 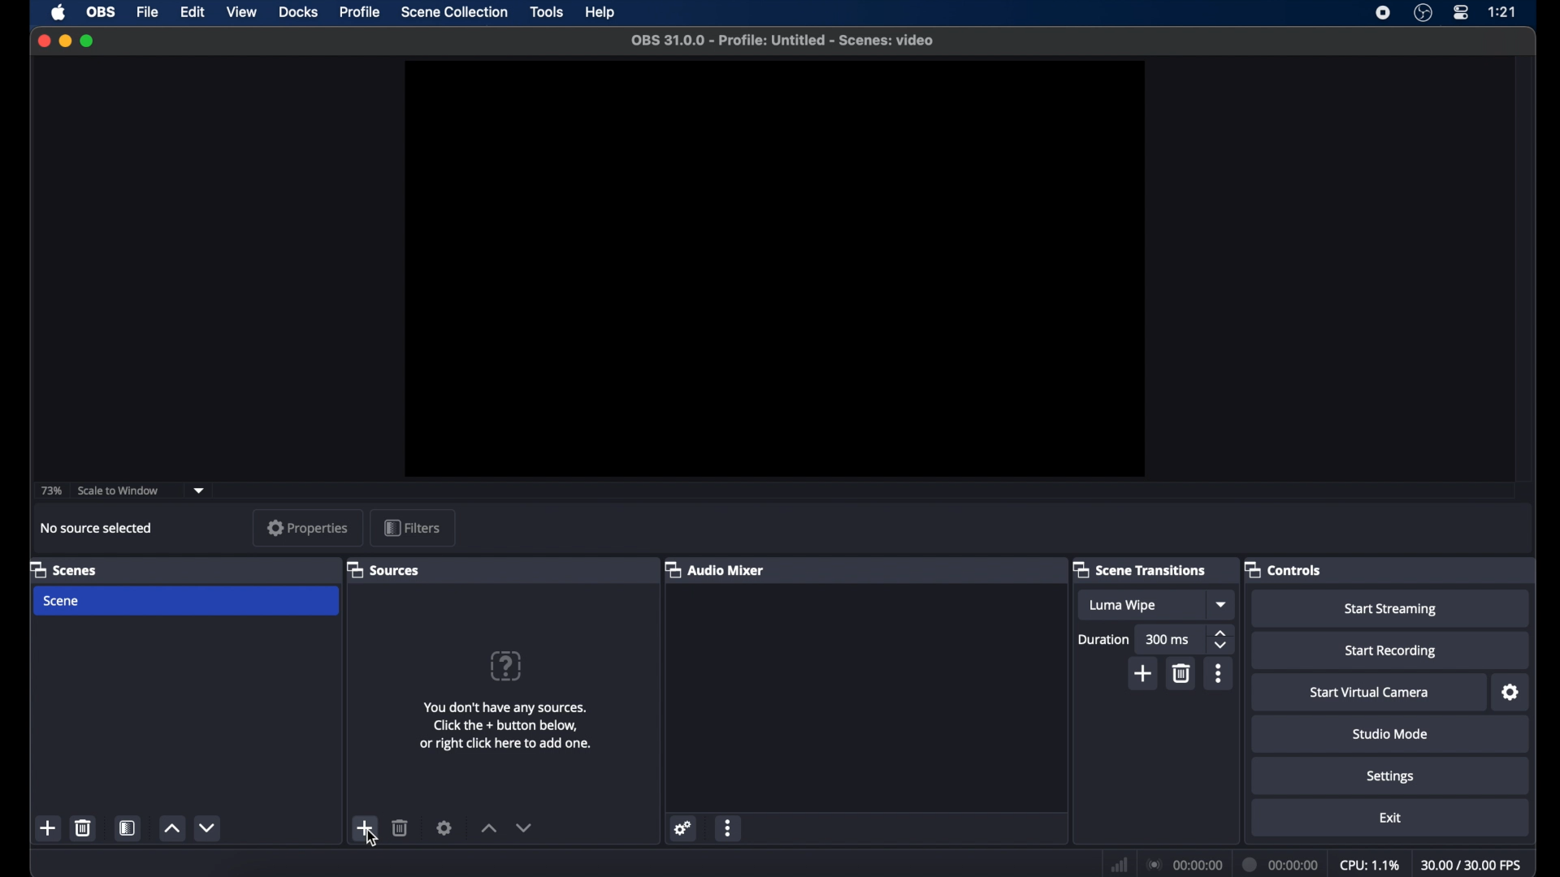 What do you see at coordinates (307, 528) in the screenshot?
I see `properties` at bounding box center [307, 528].